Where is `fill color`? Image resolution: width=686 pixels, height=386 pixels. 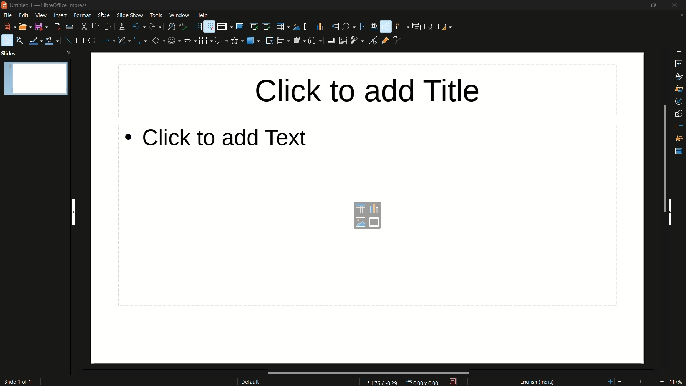
fill color is located at coordinates (52, 41).